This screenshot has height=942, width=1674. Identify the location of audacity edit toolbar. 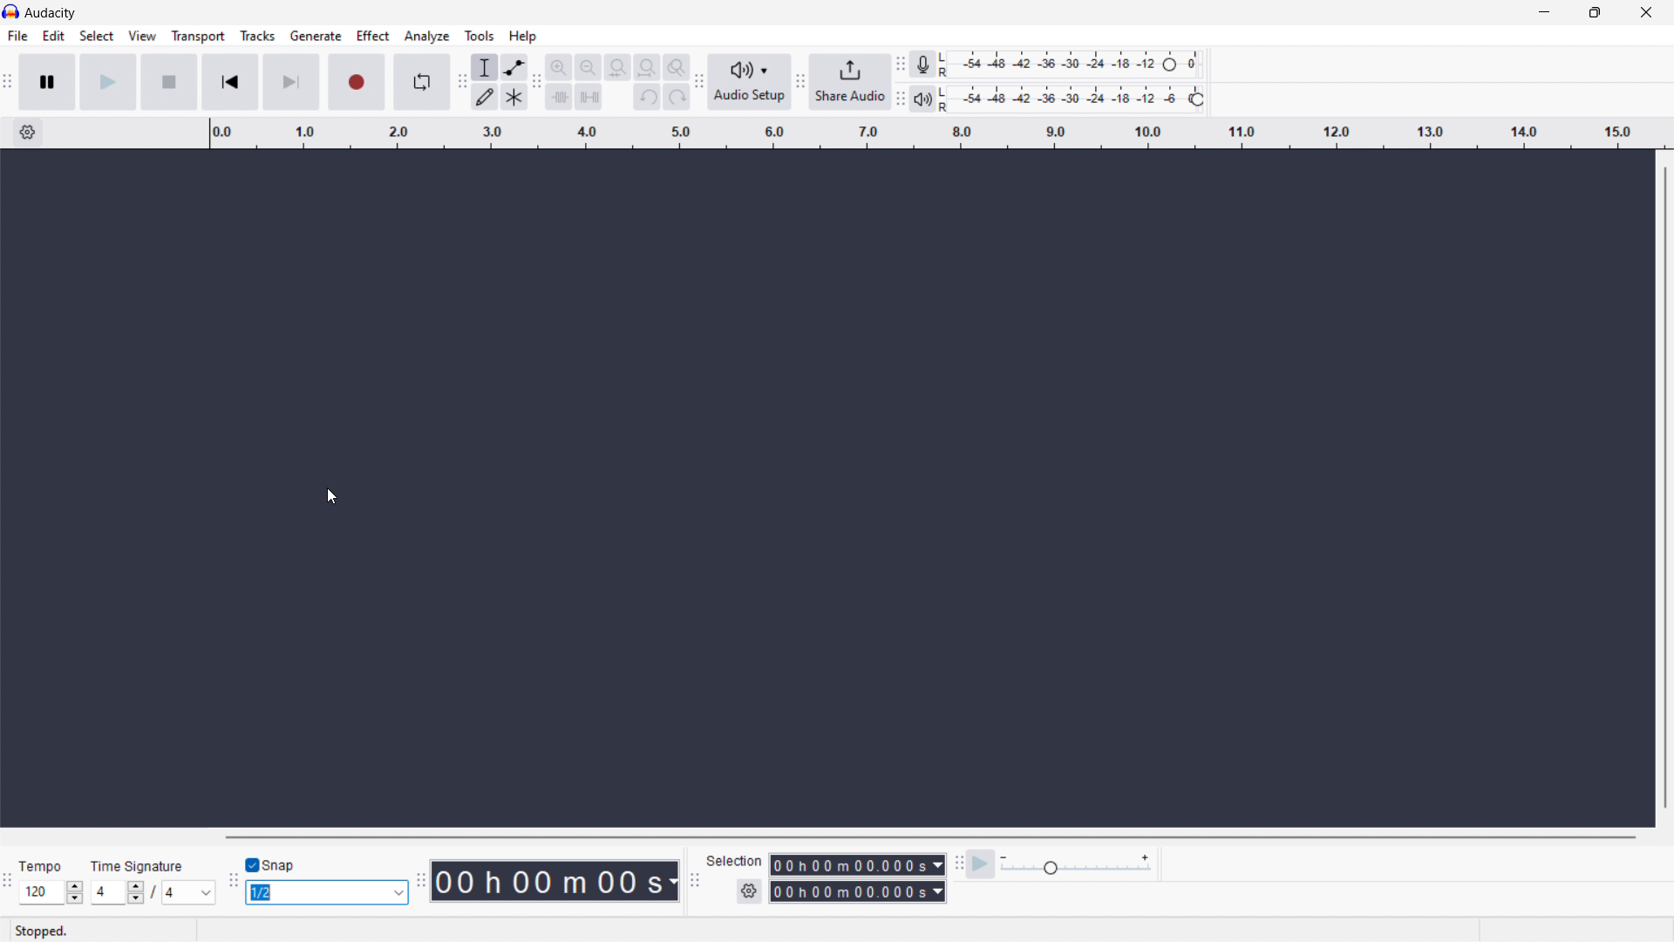
(538, 83).